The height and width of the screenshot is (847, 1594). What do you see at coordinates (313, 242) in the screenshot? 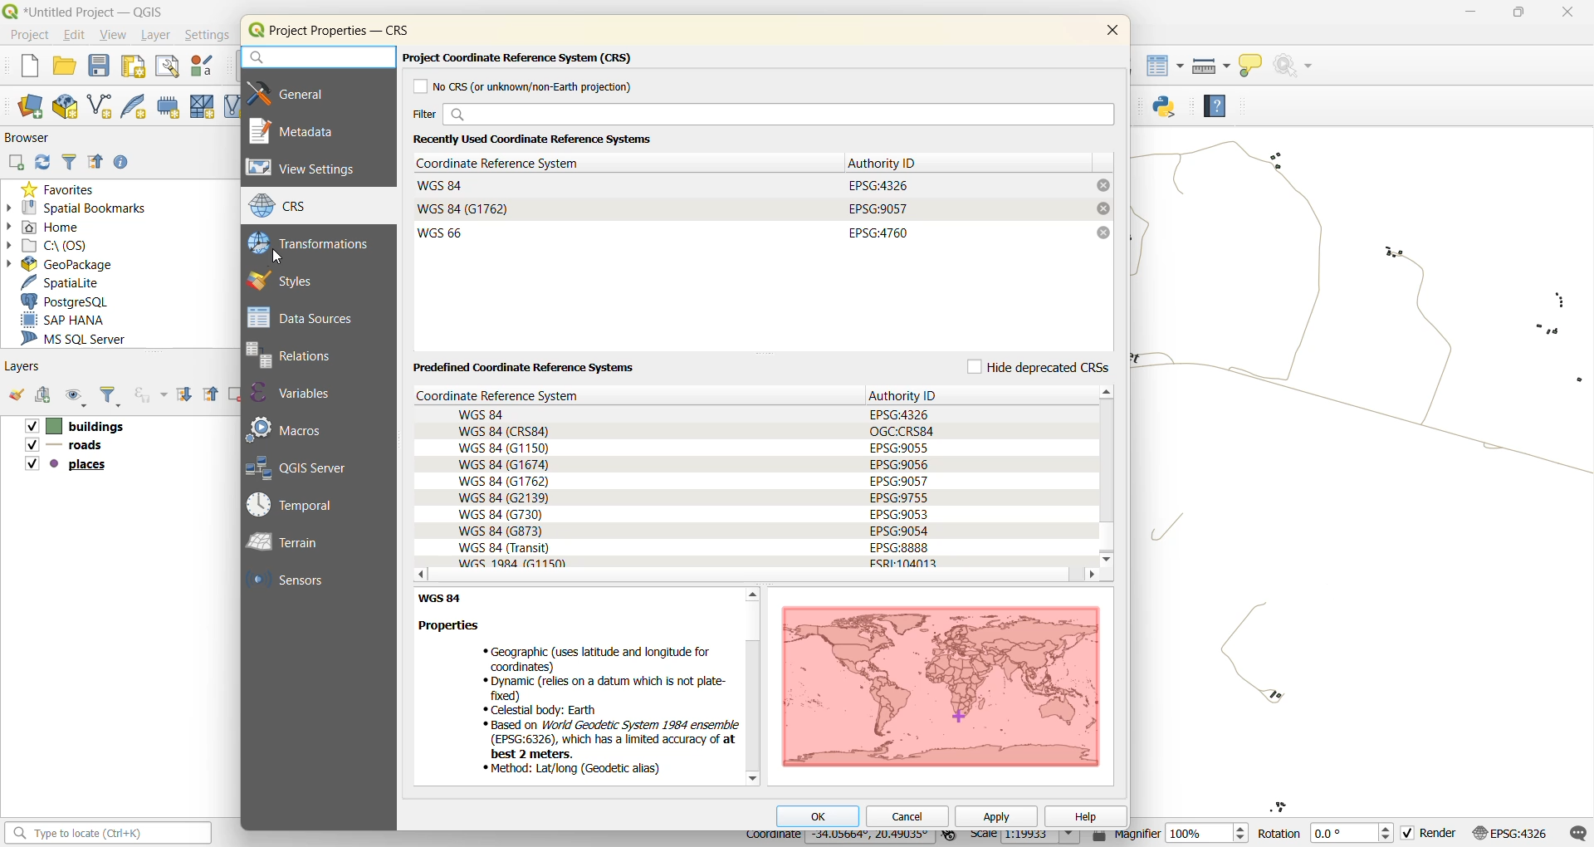
I see `transformations` at bounding box center [313, 242].